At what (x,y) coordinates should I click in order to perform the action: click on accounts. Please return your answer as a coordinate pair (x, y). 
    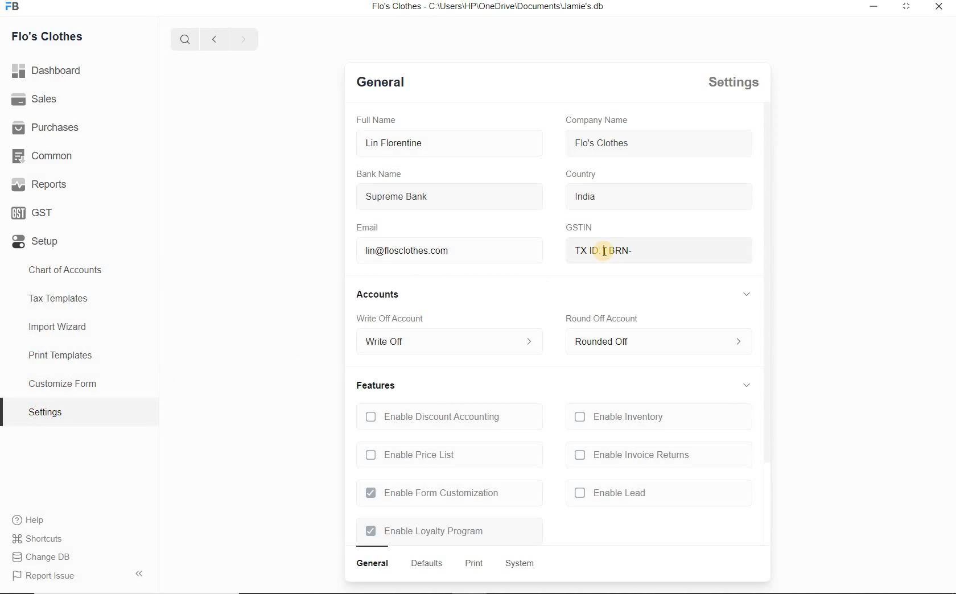
    Looking at the image, I should click on (382, 294).